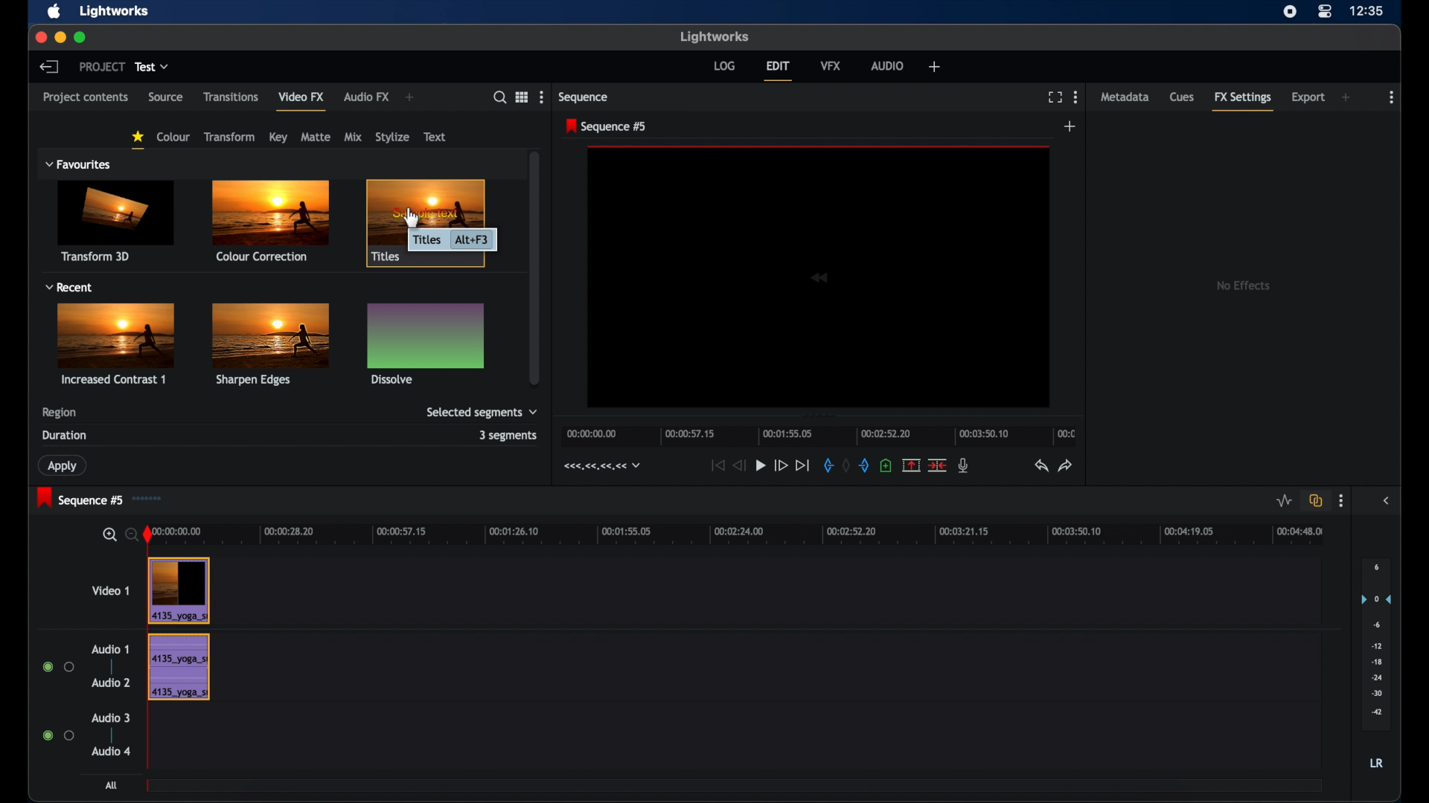  Describe the element at coordinates (716, 465) in the screenshot. I see `jump to start` at that location.